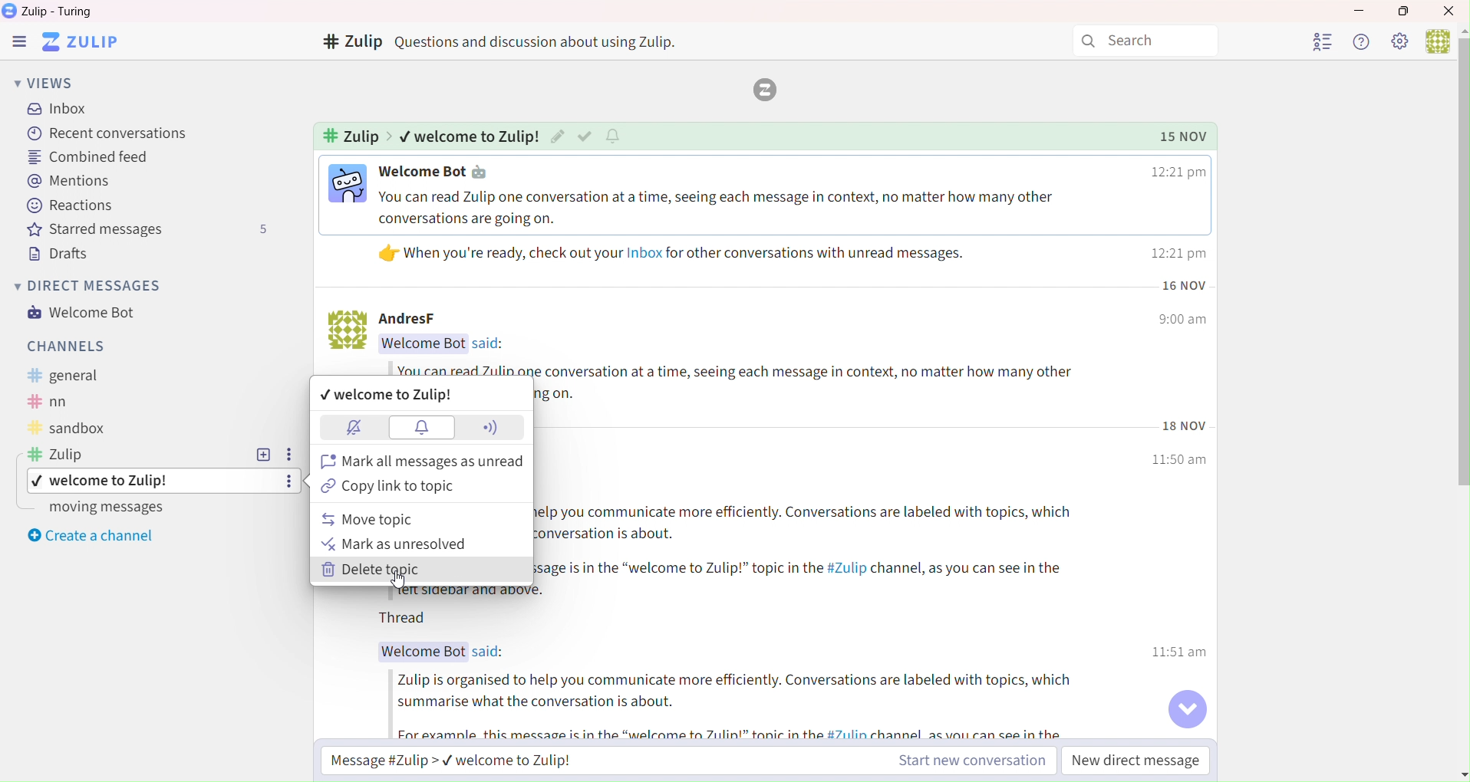 The width and height of the screenshot is (1470, 782). What do you see at coordinates (67, 401) in the screenshot?
I see `Text` at bounding box center [67, 401].